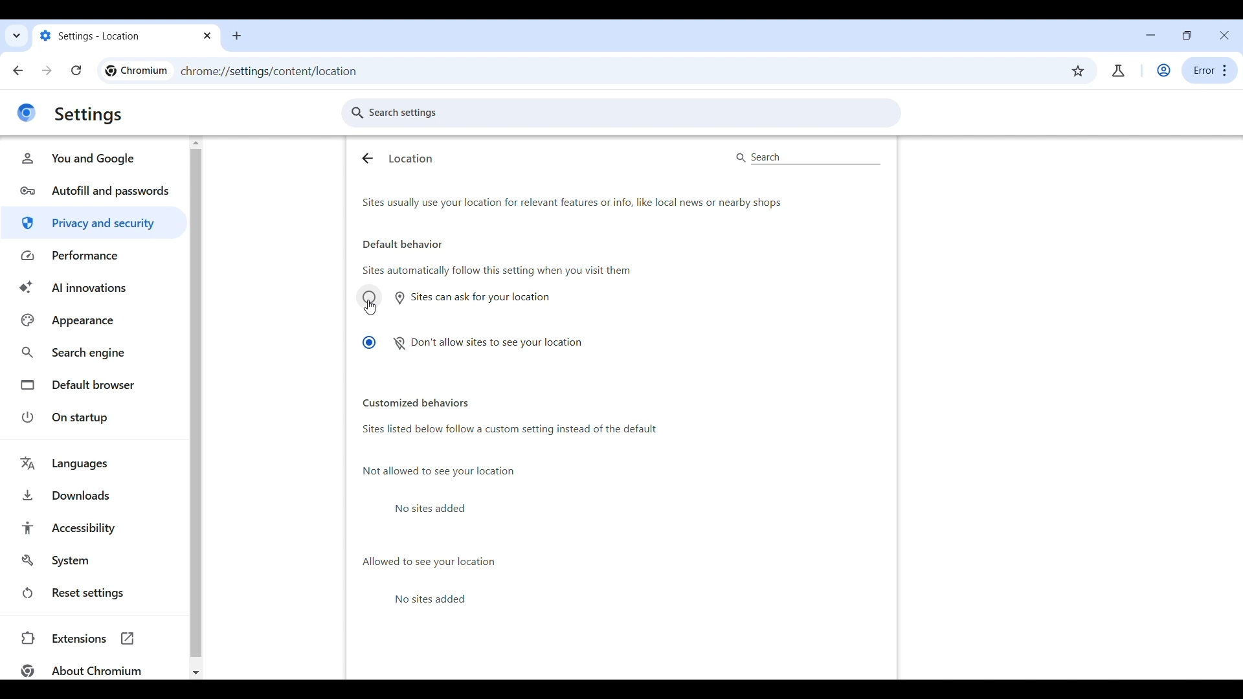 The image size is (1243, 699). I want to click on On startup, so click(92, 417).